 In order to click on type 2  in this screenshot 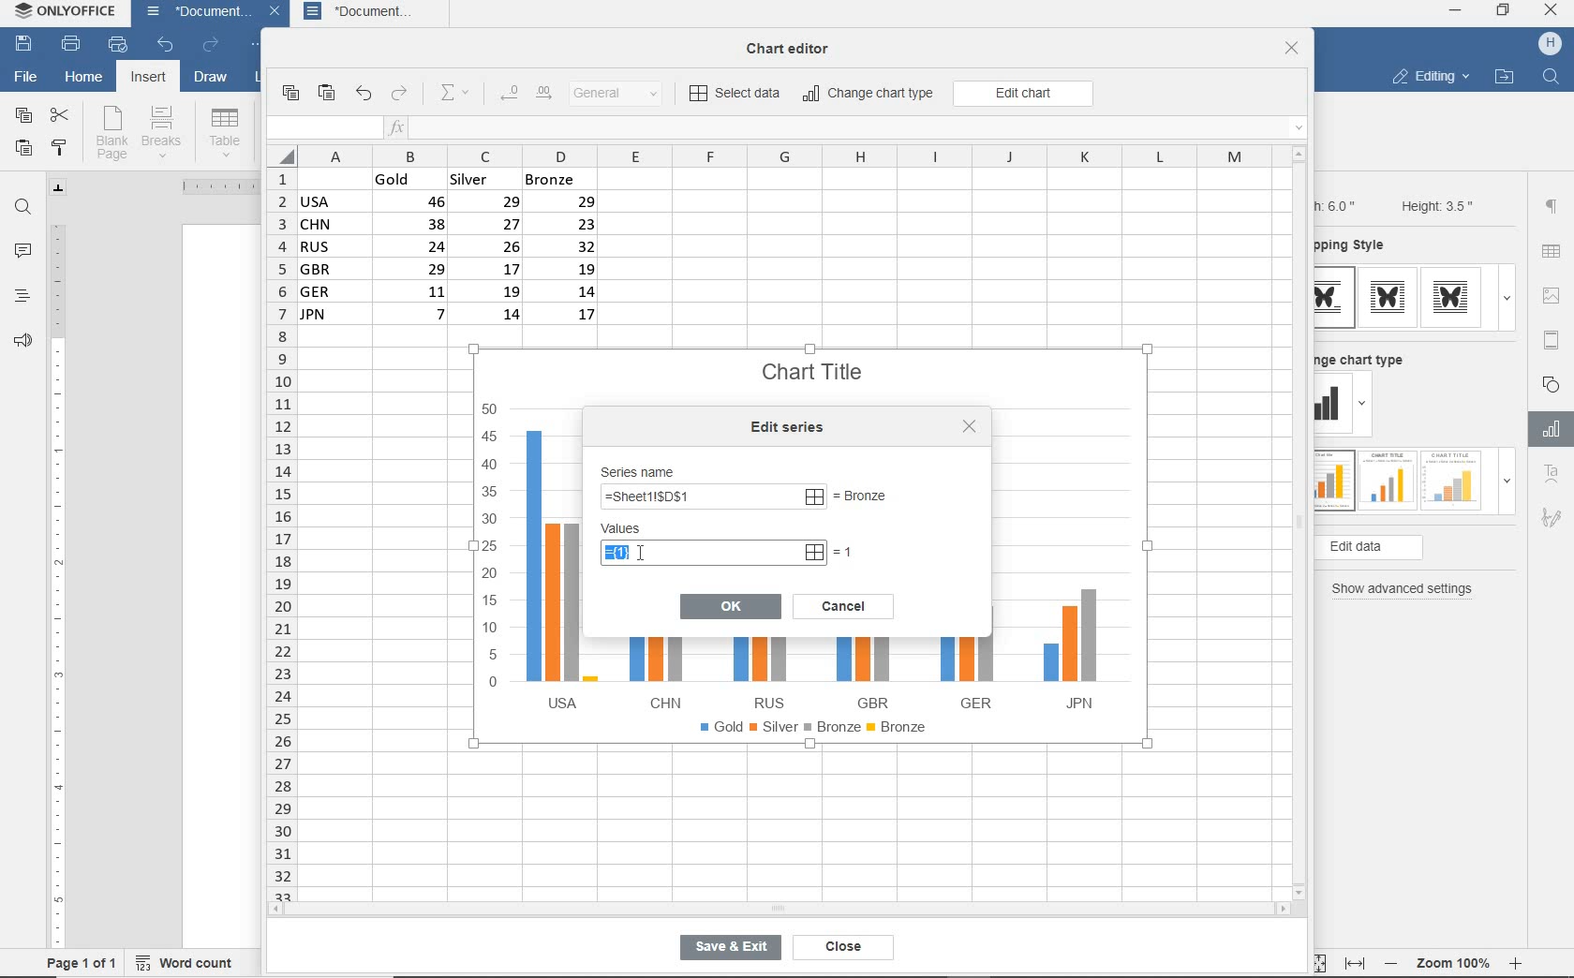, I will do `click(1385, 479)`.